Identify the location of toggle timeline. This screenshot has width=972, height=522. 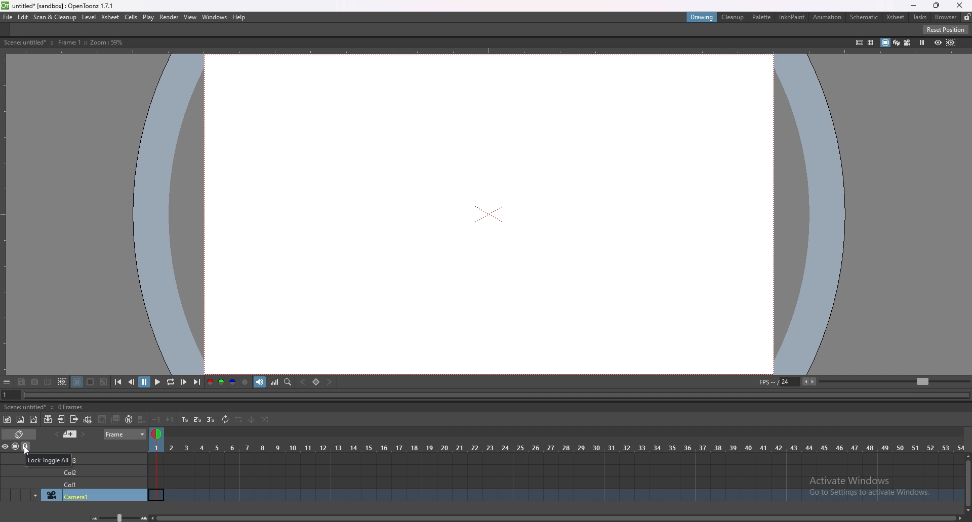
(19, 433).